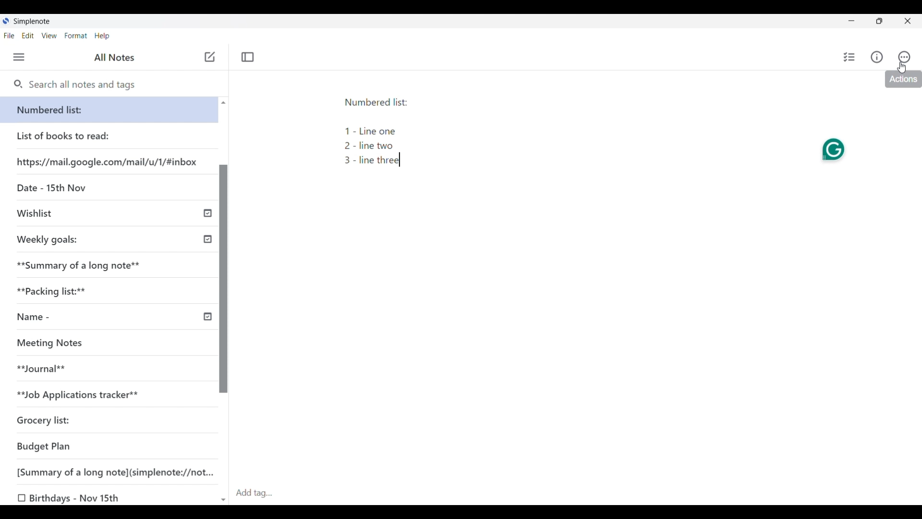 Image resolution: width=922 pixels, height=519 pixels. I want to click on scroll up, so click(223, 103).